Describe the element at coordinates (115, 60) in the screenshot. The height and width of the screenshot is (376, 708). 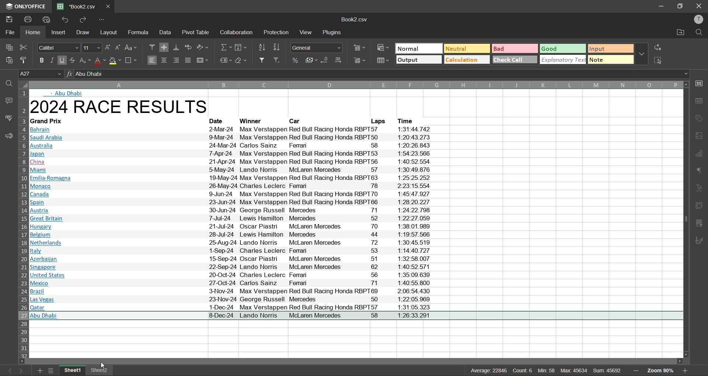
I see `fill color` at that location.